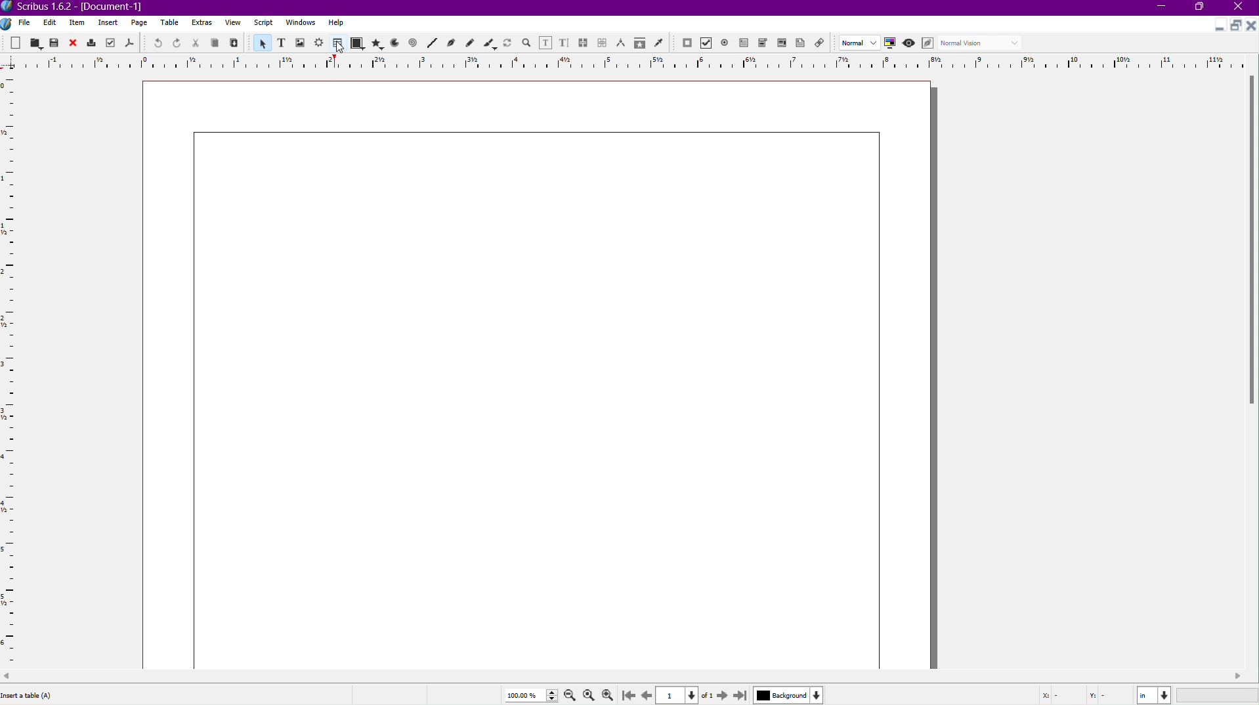 The width and height of the screenshot is (1259, 705). Describe the element at coordinates (358, 44) in the screenshot. I see `Shape` at that location.